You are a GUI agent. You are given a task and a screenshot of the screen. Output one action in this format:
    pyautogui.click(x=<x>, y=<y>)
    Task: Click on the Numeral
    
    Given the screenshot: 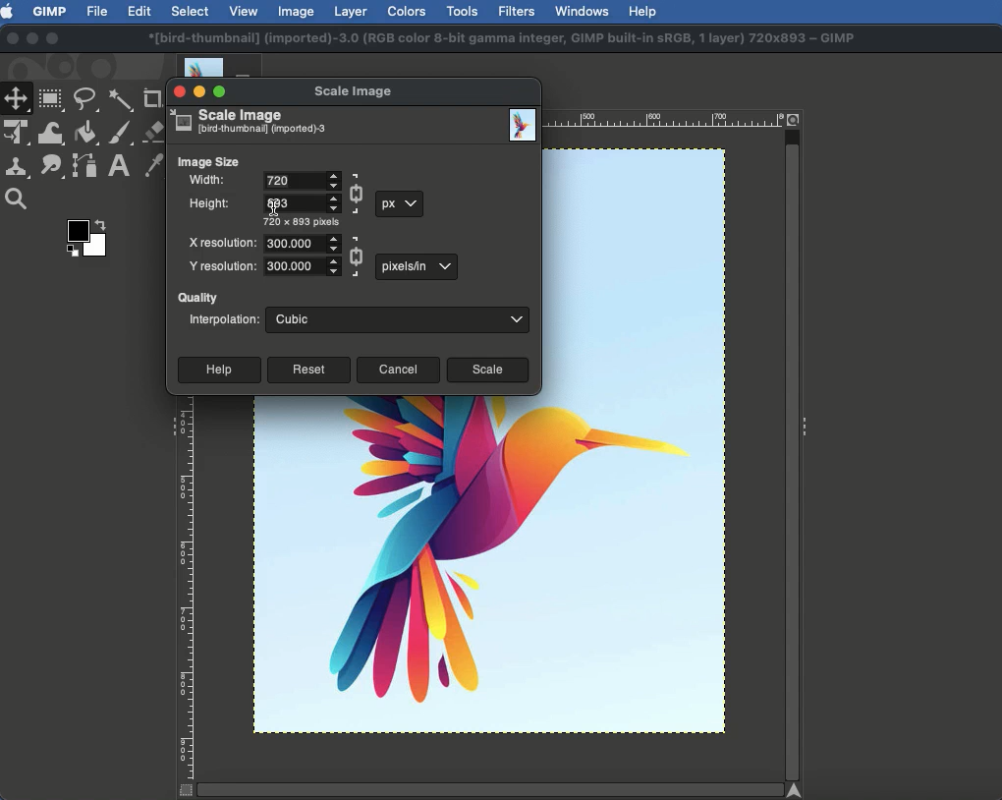 What is the action you would take?
    pyautogui.click(x=301, y=267)
    